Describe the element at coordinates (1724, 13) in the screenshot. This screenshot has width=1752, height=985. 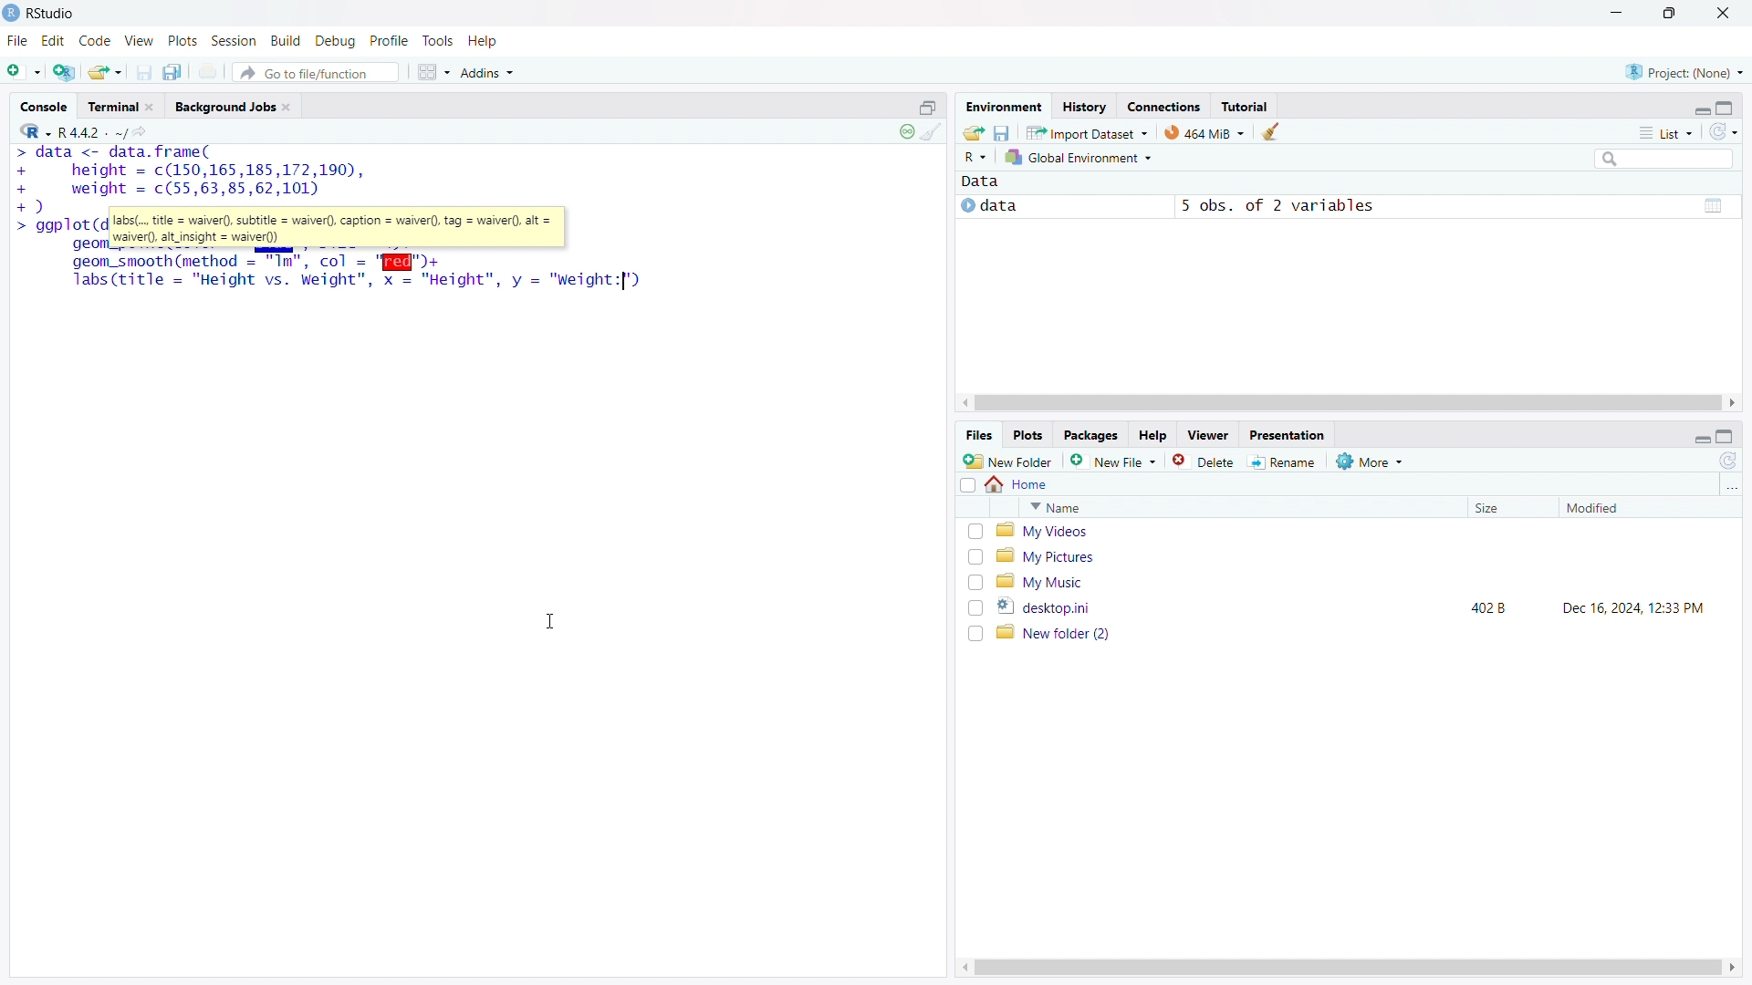
I see `close` at that location.